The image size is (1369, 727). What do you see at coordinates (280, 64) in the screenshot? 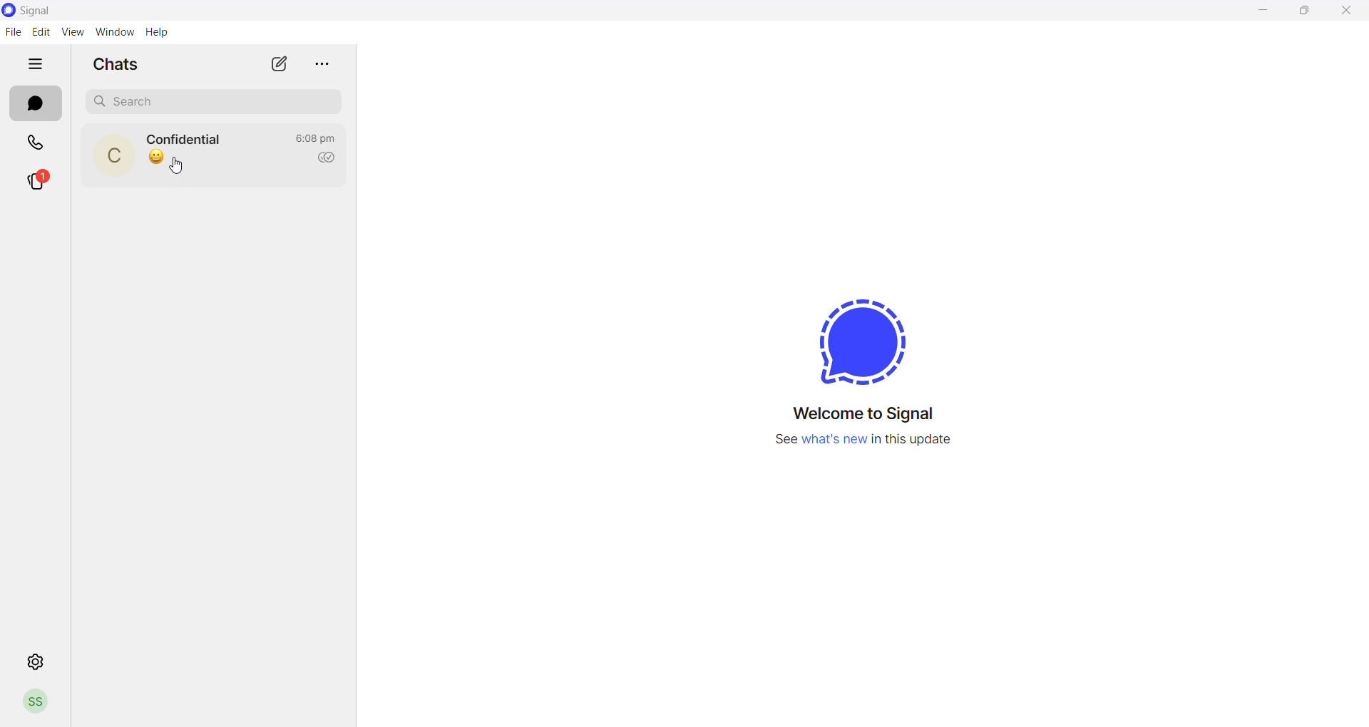
I see `new chat` at bounding box center [280, 64].